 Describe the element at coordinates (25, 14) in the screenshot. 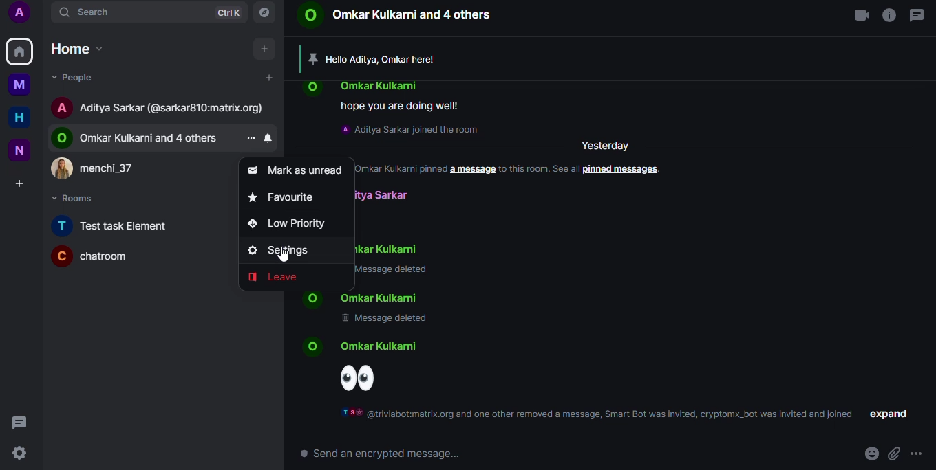

I see `A` at that location.